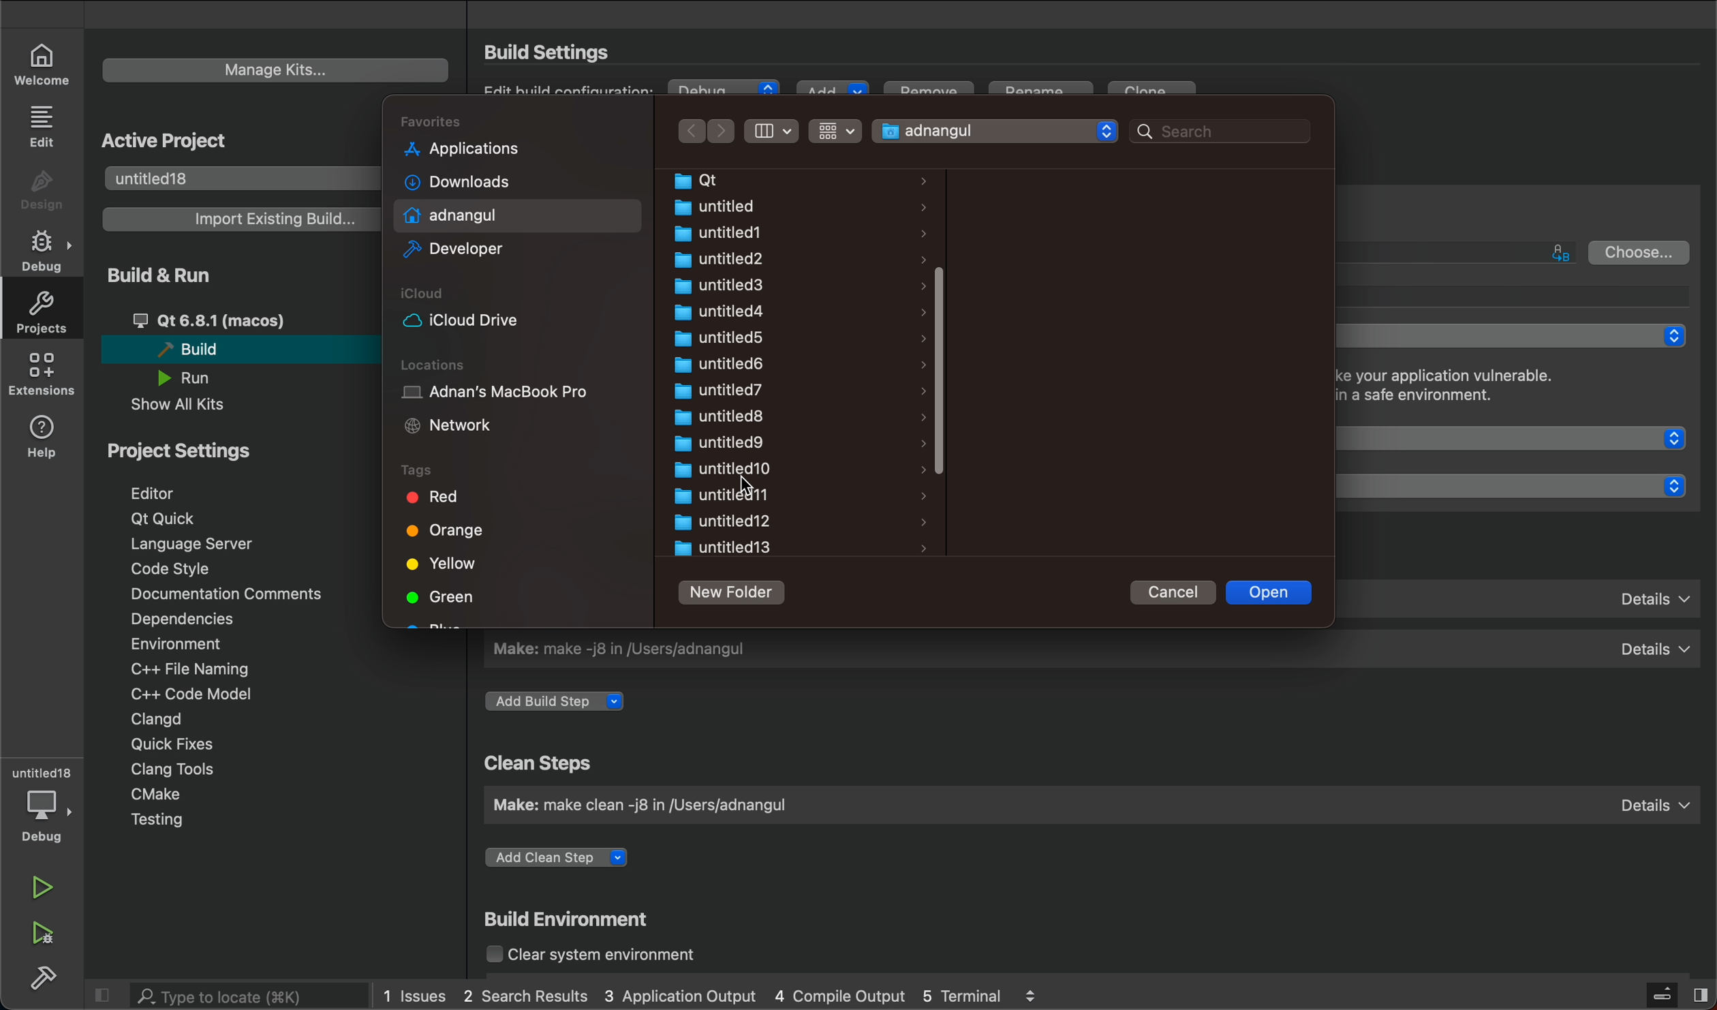 The width and height of the screenshot is (1717, 1010). Describe the element at coordinates (165, 277) in the screenshot. I see `build and run` at that location.